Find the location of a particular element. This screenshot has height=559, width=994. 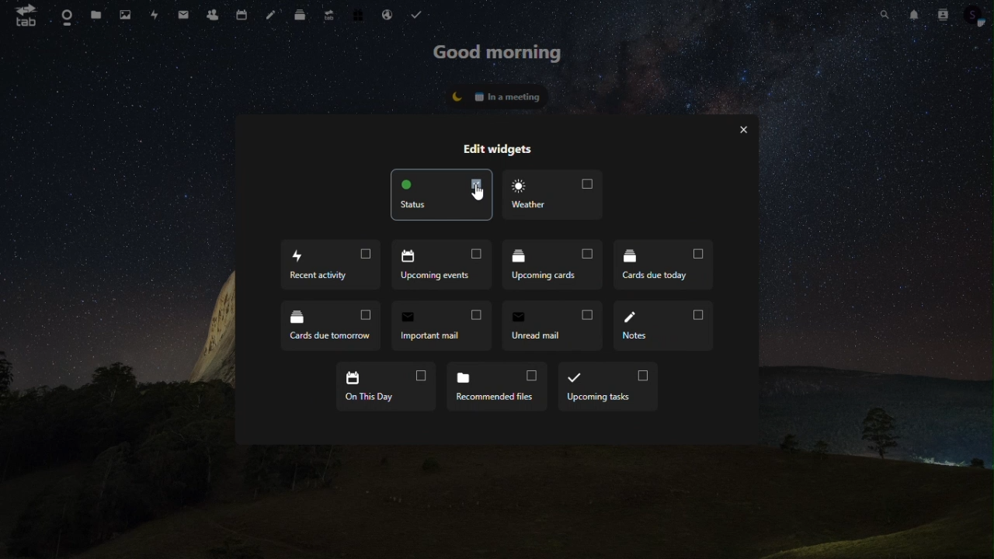

in a meeting is located at coordinates (498, 94).